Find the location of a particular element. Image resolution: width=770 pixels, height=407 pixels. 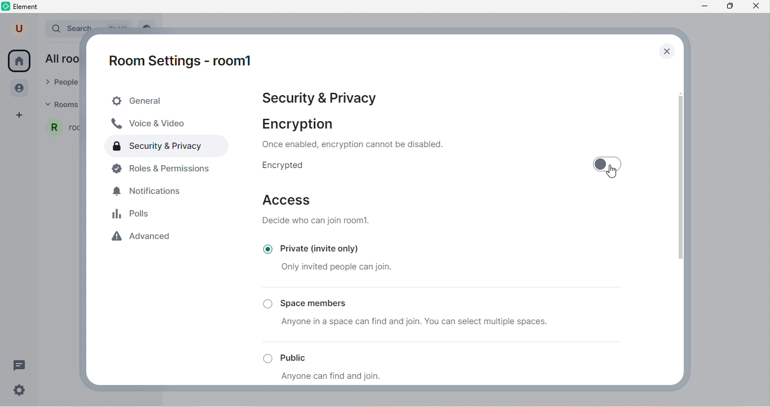

room1 settings is located at coordinates (188, 63).